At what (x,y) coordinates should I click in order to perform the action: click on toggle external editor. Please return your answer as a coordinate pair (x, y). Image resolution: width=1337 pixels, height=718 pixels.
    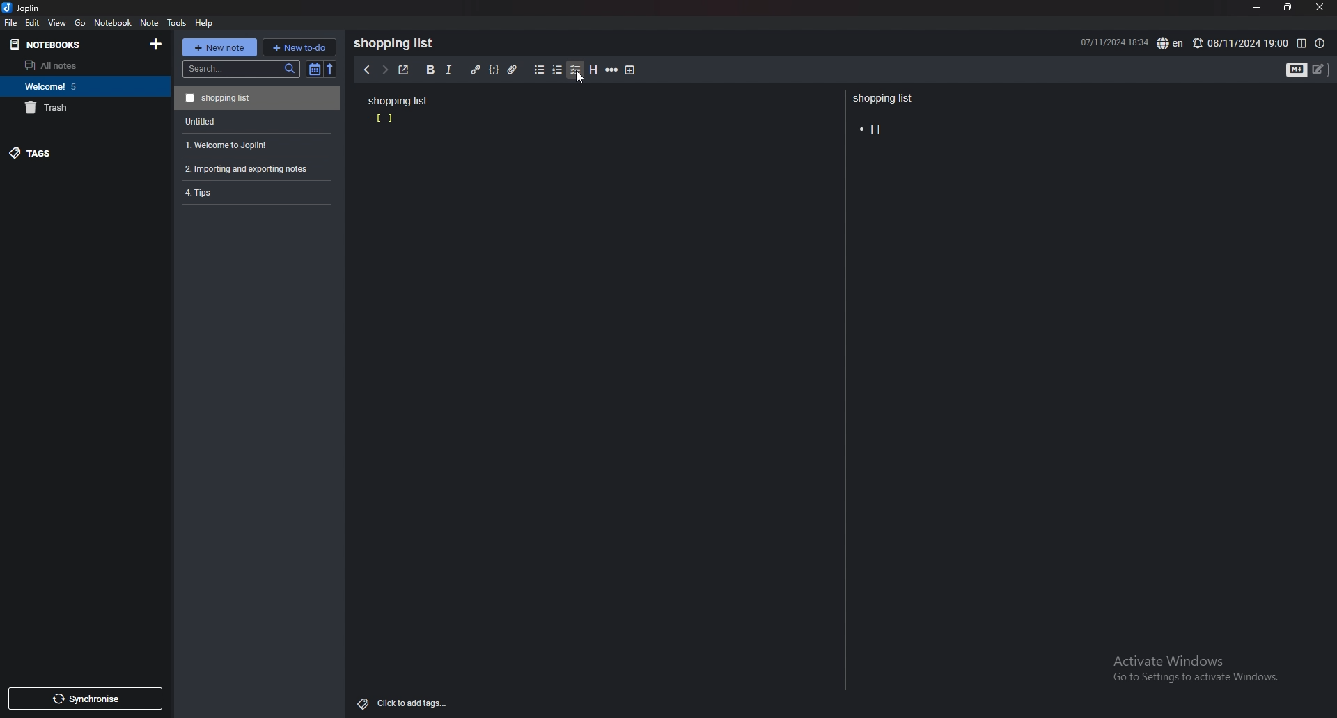
    Looking at the image, I should click on (403, 70).